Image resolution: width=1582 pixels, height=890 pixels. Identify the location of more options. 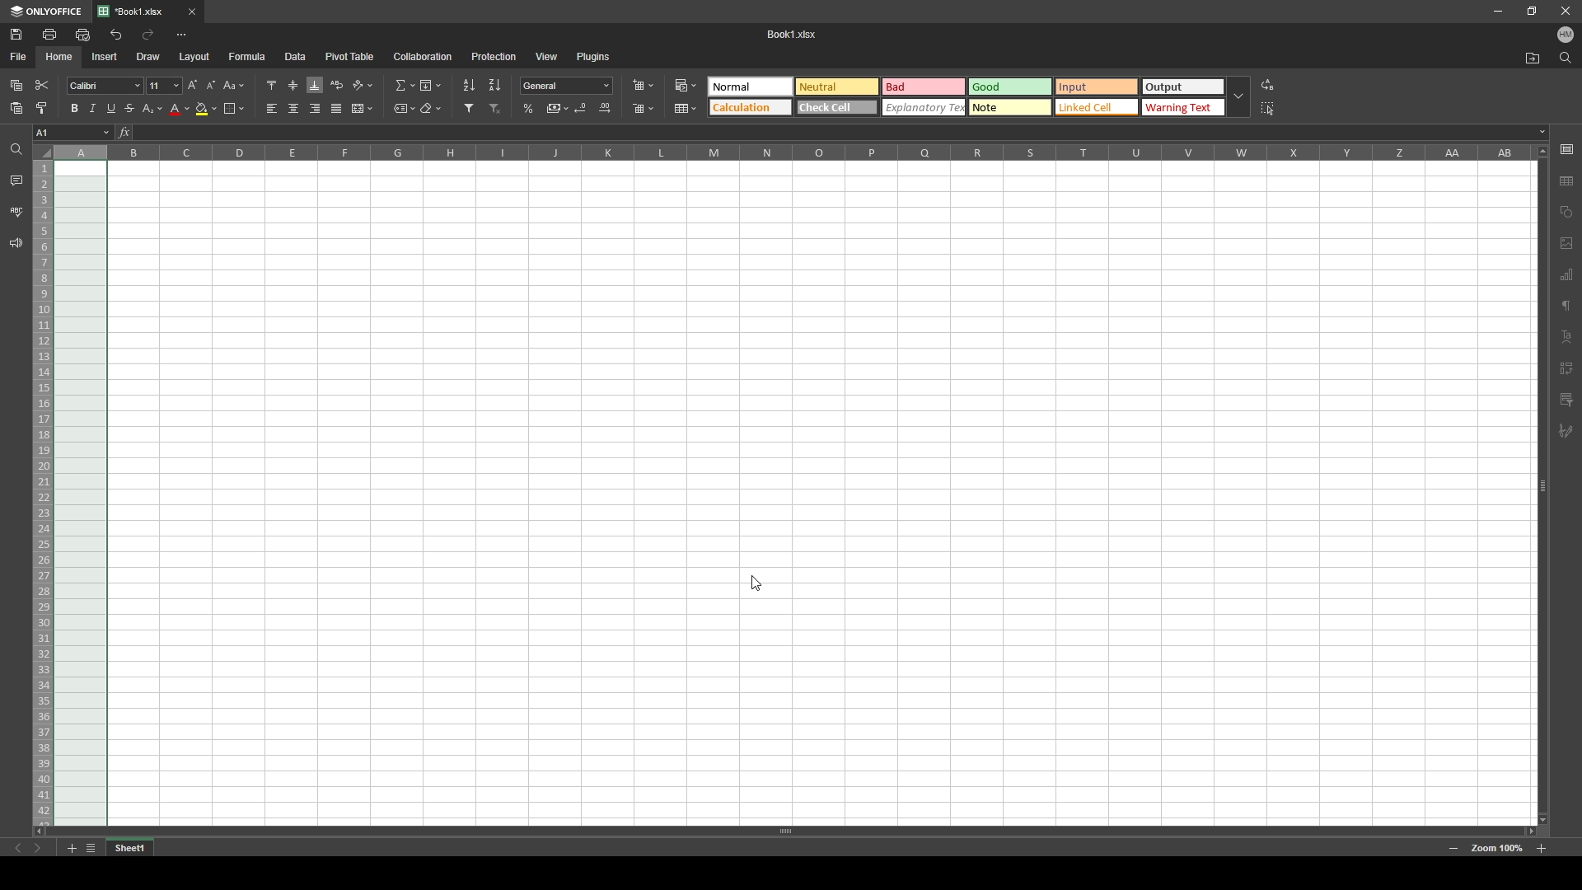
(181, 35).